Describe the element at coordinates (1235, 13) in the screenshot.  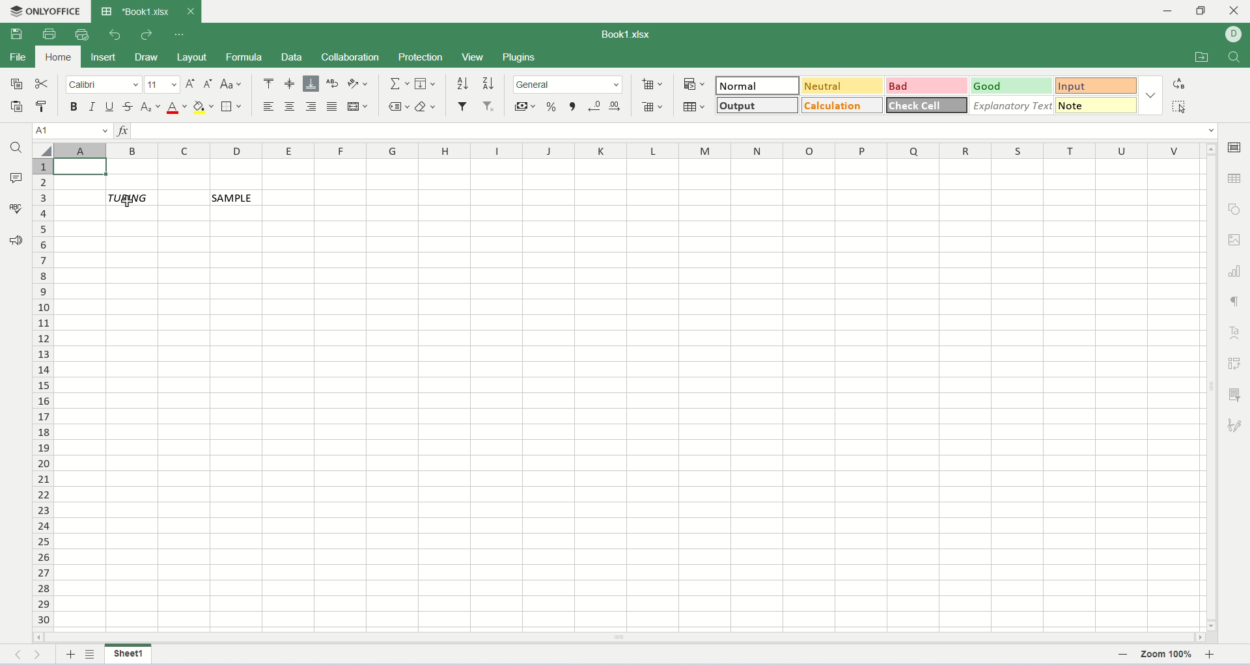
I see `close` at that location.